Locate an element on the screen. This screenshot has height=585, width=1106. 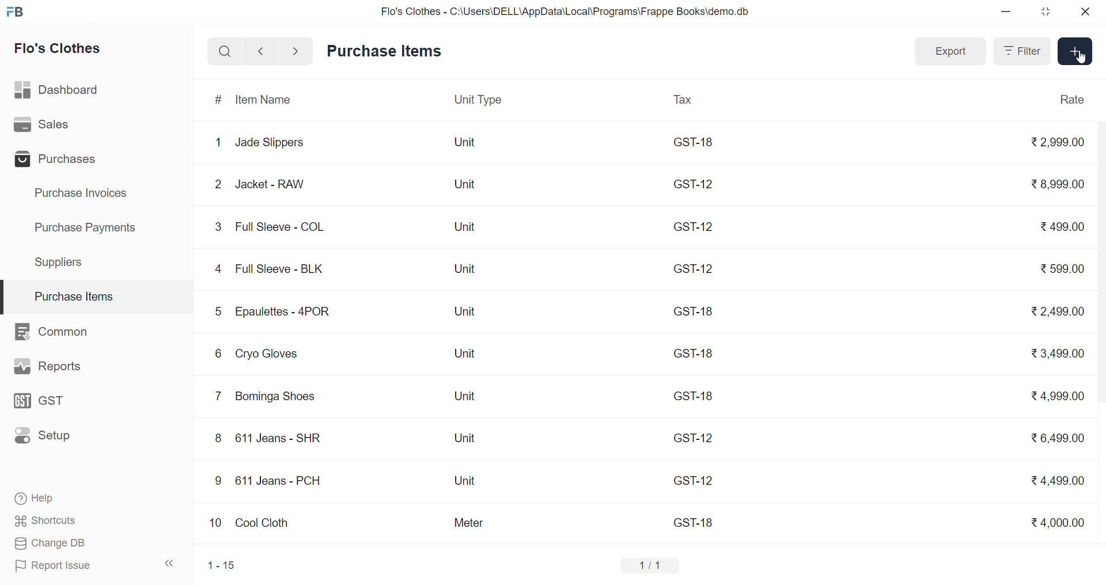
navigate forward is located at coordinates (297, 51).